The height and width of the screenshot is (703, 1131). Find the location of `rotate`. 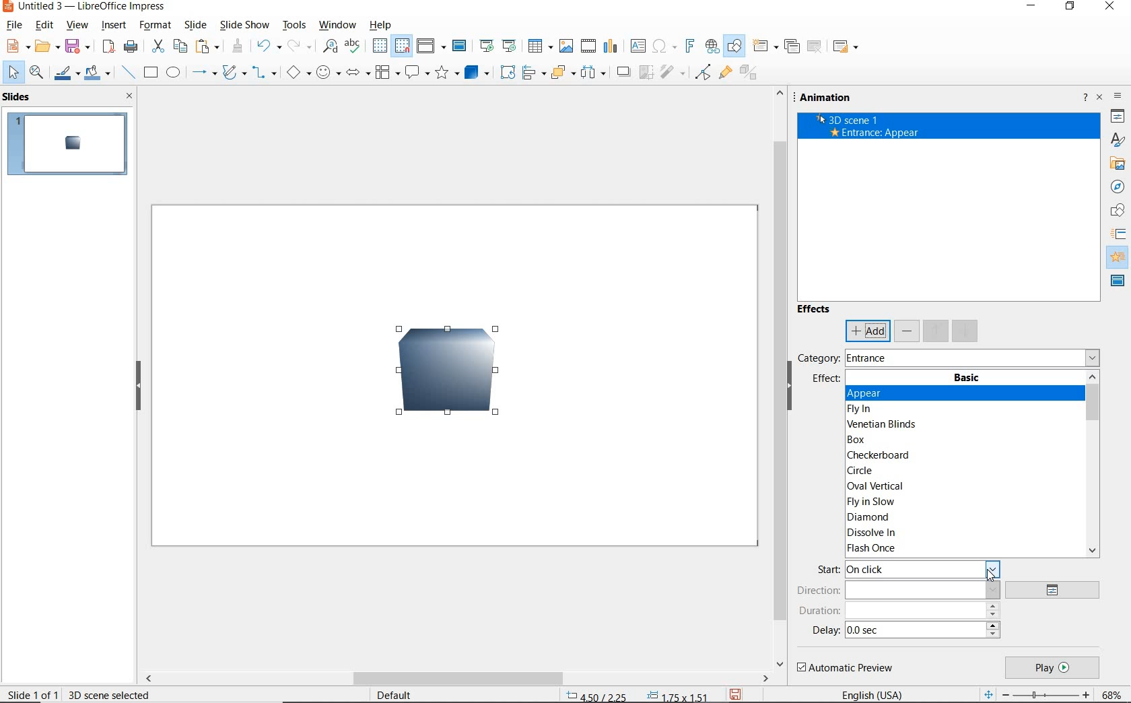

rotate is located at coordinates (509, 72).